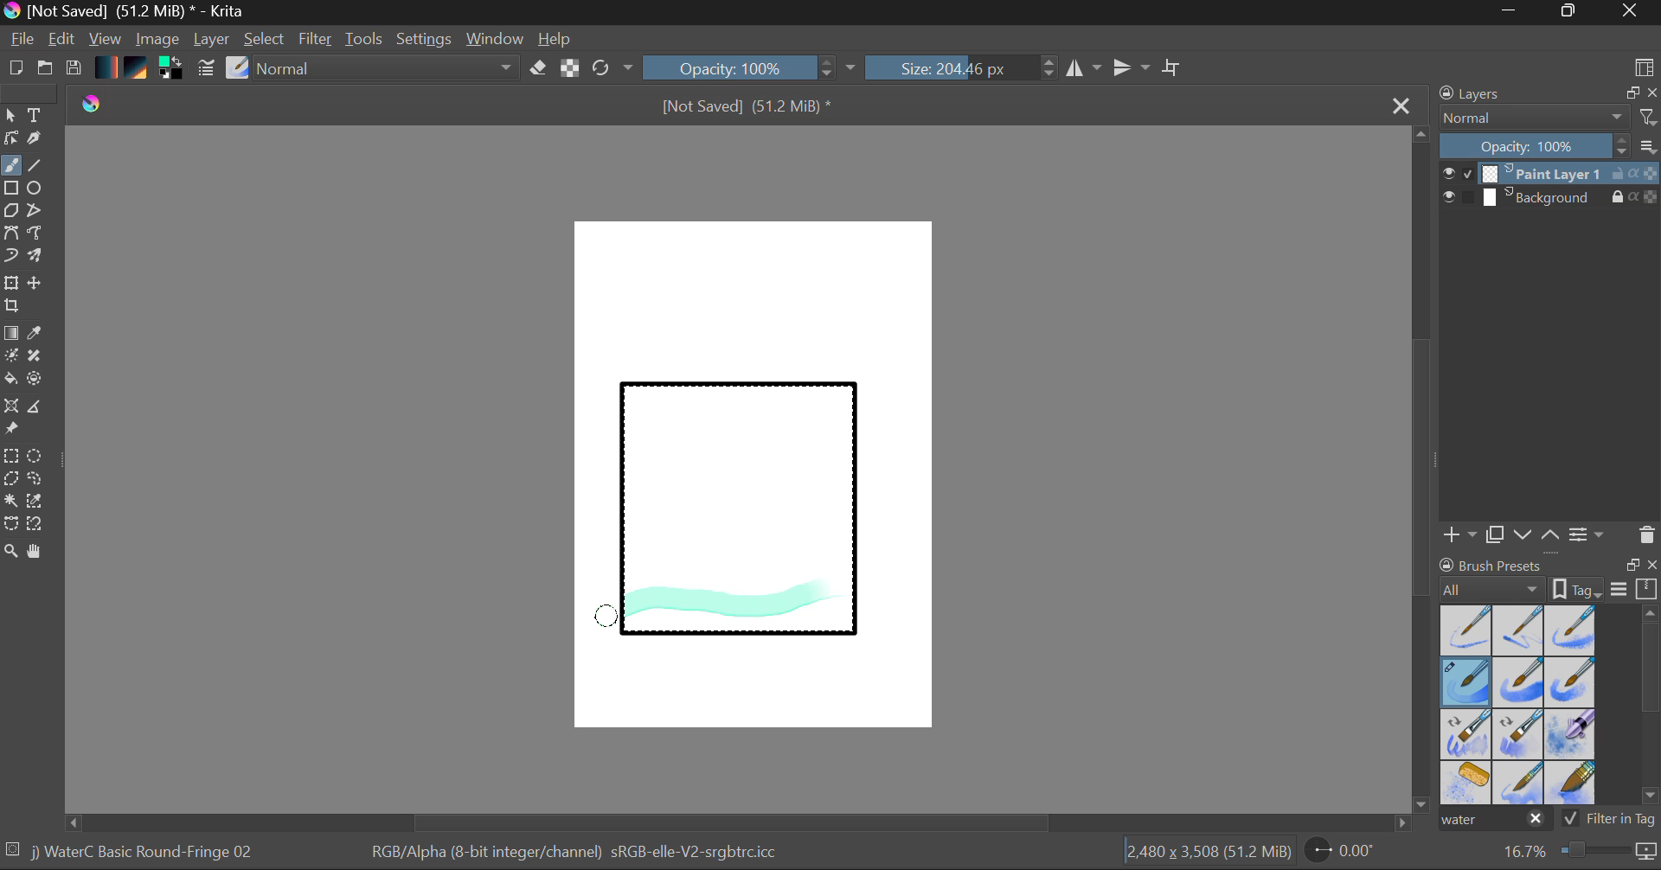 This screenshot has height=870, width=1661. What do you see at coordinates (1550, 198) in the screenshot?
I see `Background Layer` at bounding box center [1550, 198].